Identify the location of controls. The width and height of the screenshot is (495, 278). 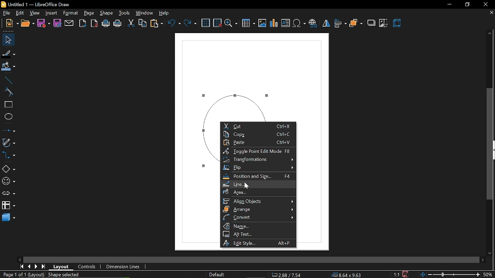
(86, 266).